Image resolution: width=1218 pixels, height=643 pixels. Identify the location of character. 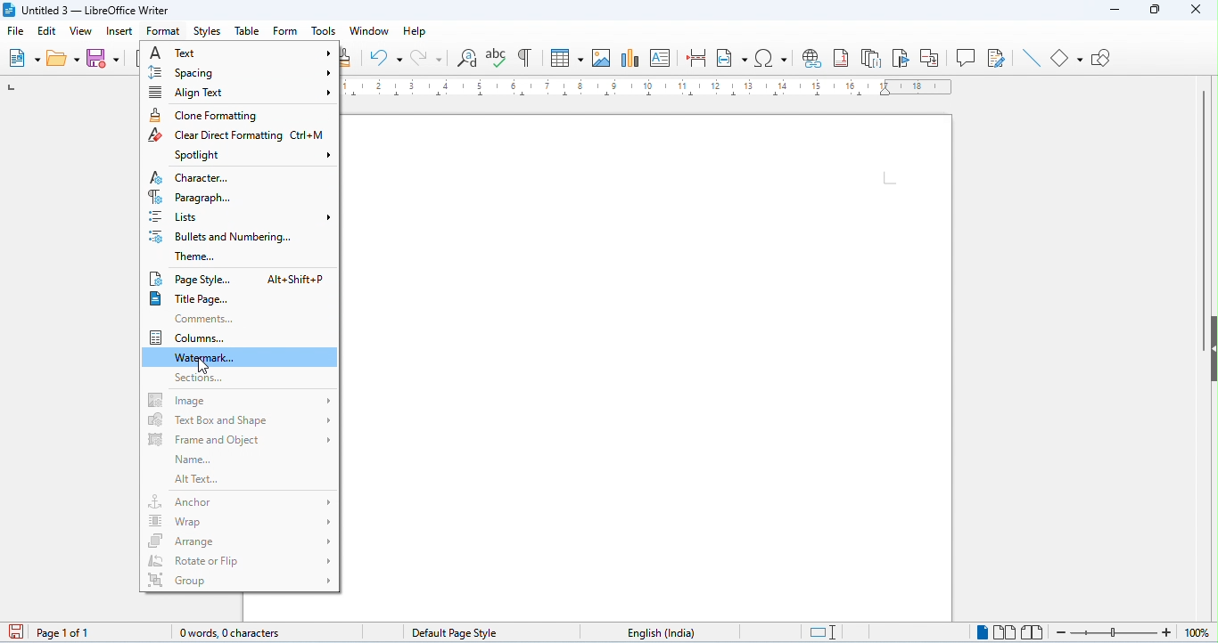
(192, 178).